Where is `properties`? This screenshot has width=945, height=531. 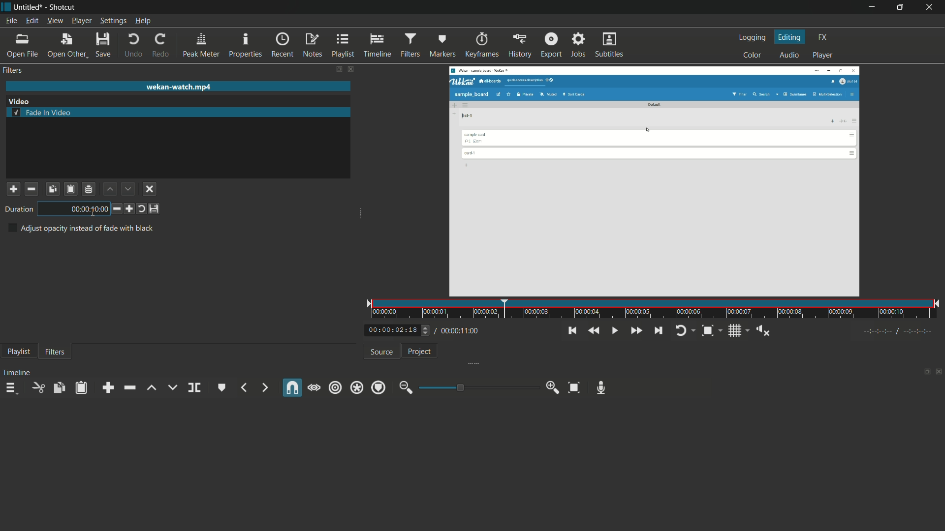
properties is located at coordinates (246, 45).